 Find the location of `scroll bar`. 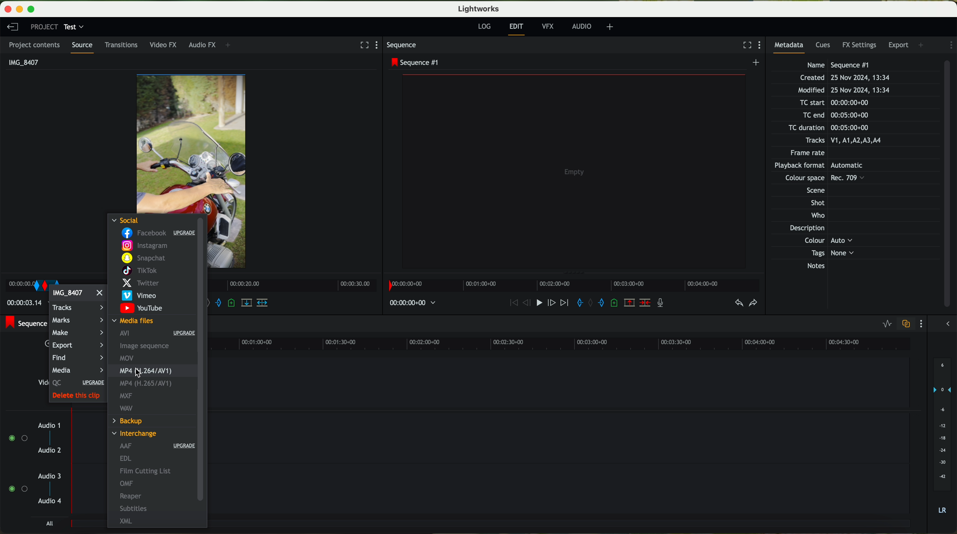

scroll bar is located at coordinates (950, 185).